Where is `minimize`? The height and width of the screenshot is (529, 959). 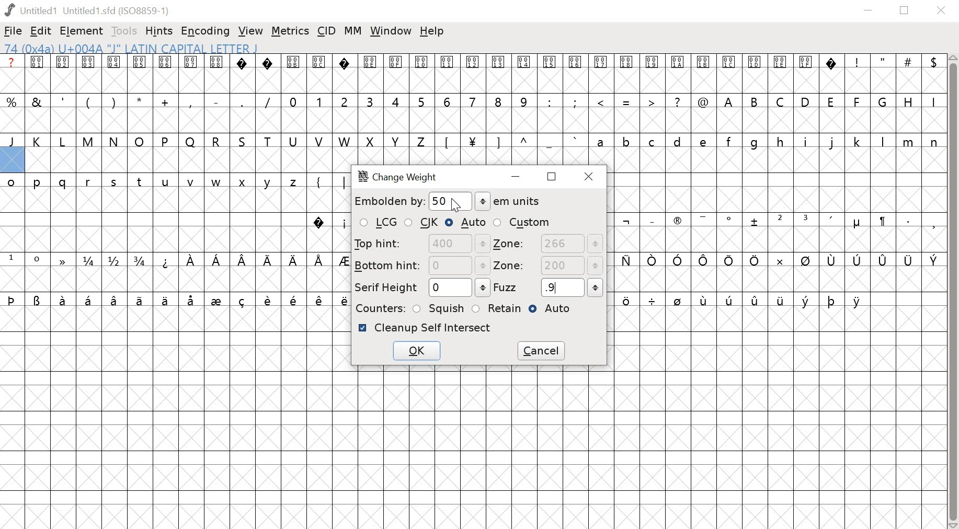
minimize is located at coordinates (518, 178).